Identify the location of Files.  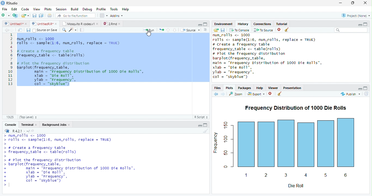
(217, 87).